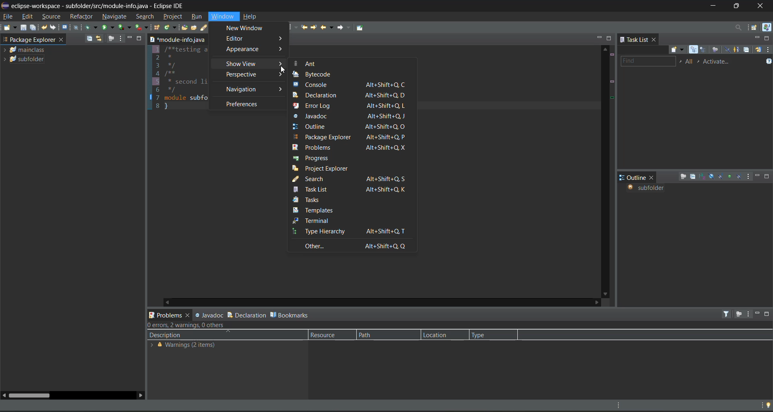 The height and width of the screenshot is (412, 773). What do you see at coordinates (328, 27) in the screenshot?
I see `back` at bounding box center [328, 27].